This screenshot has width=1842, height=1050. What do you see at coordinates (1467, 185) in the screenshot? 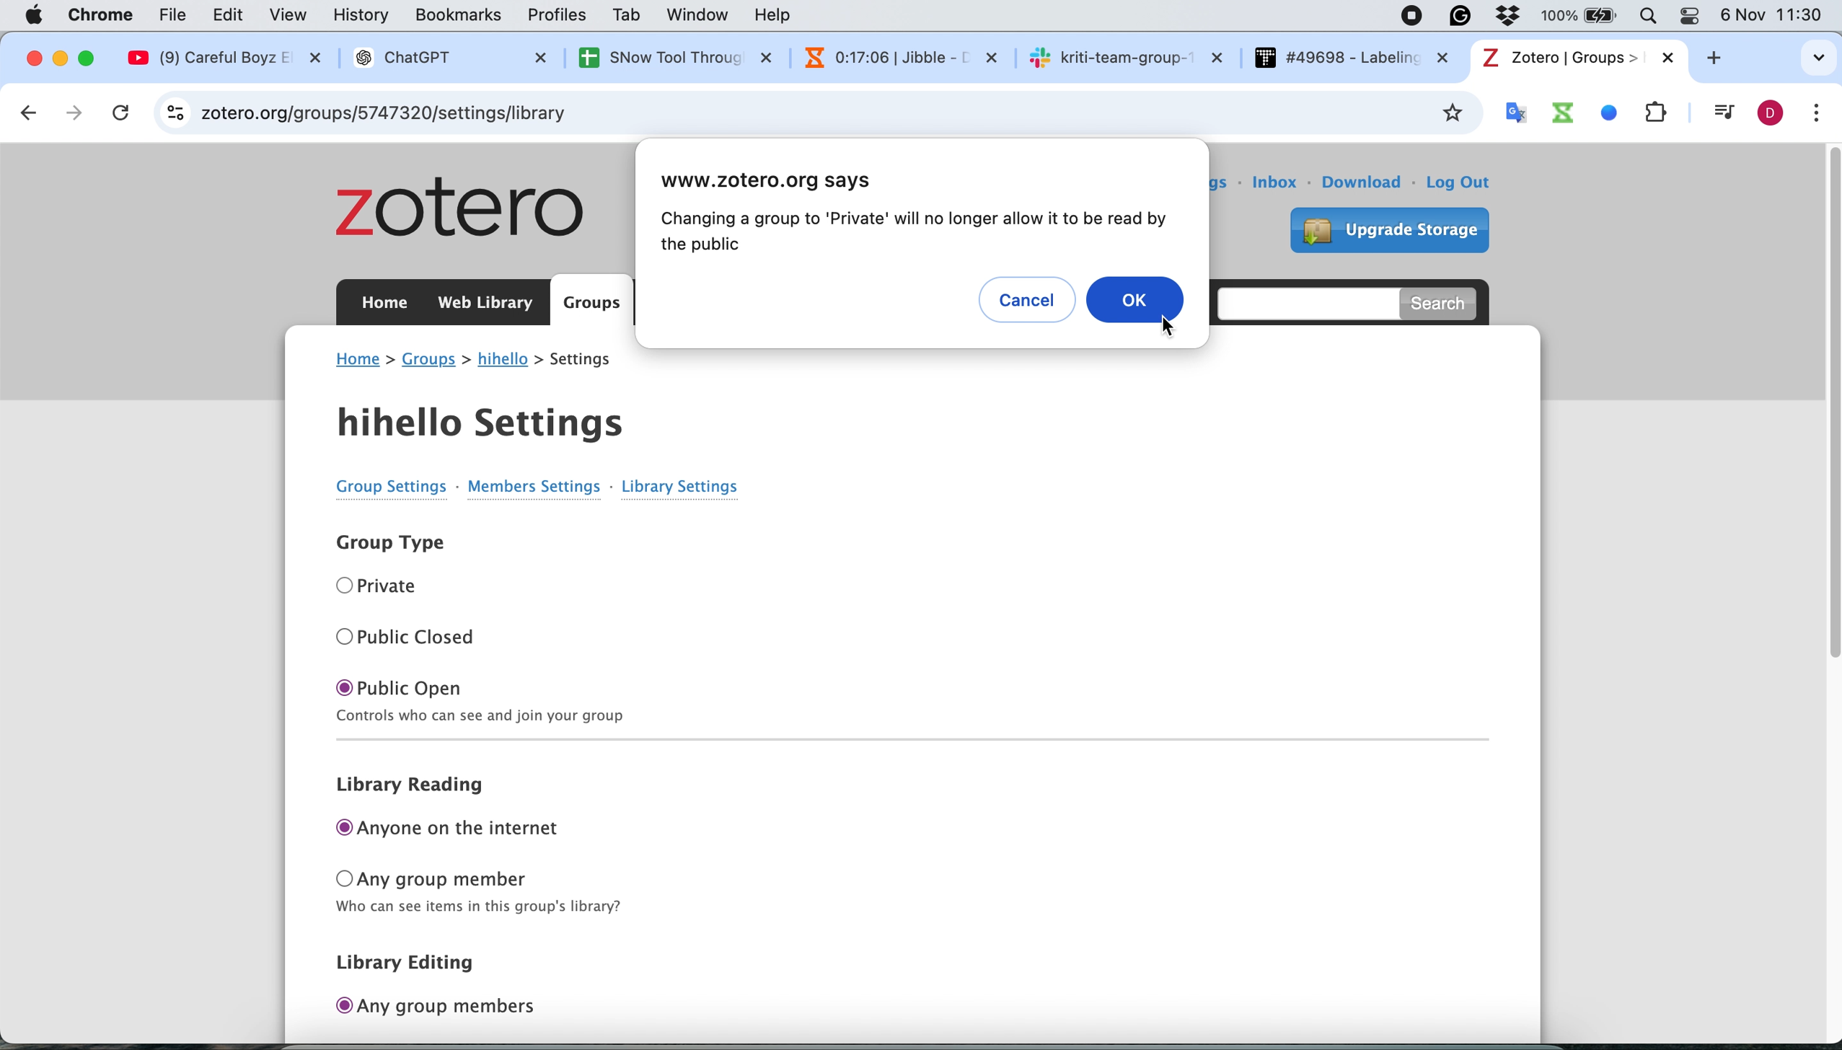
I see `log out` at bounding box center [1467, 185].